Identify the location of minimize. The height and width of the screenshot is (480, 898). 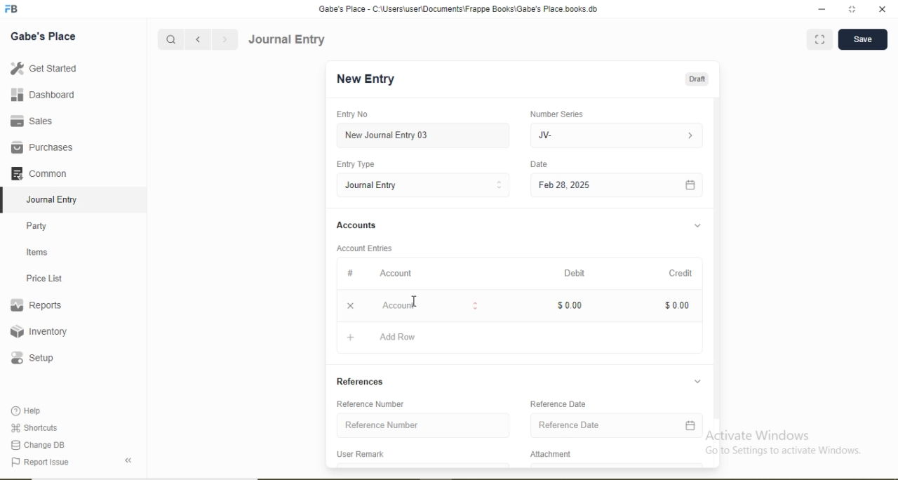
(820, 10).